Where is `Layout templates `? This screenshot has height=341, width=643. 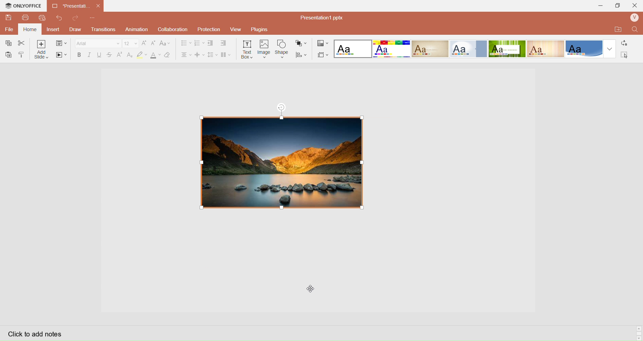 Layout templates  is located at coordinates (476, 49).